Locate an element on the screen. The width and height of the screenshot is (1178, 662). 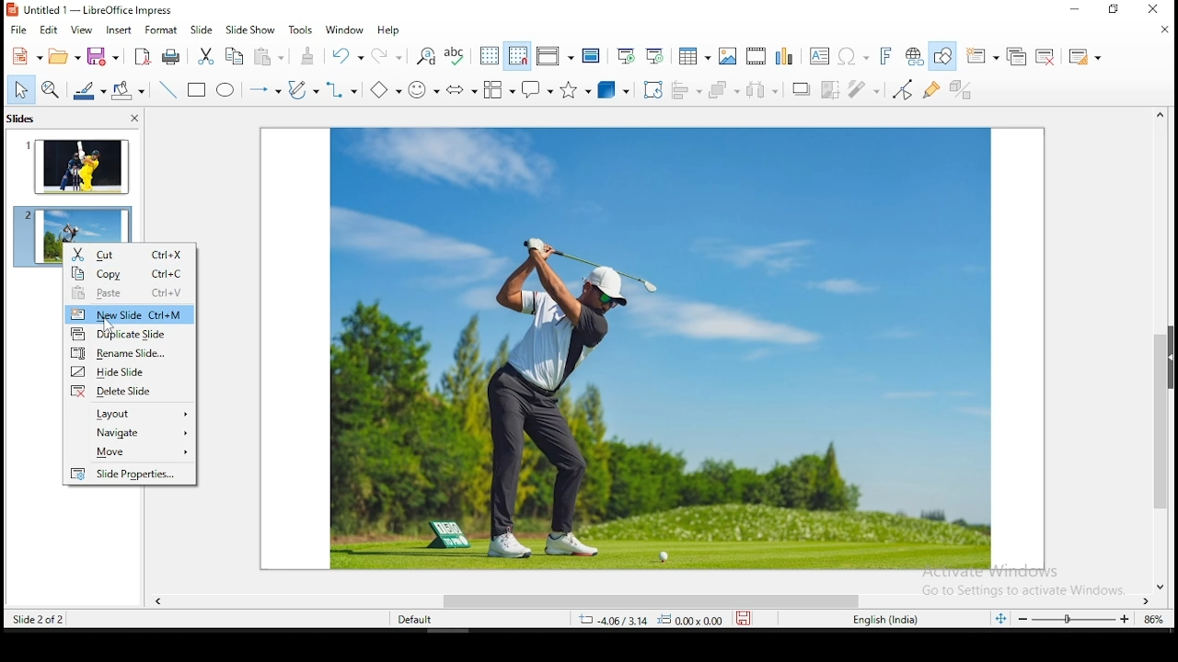
new  is located at coordinates (28, 55).